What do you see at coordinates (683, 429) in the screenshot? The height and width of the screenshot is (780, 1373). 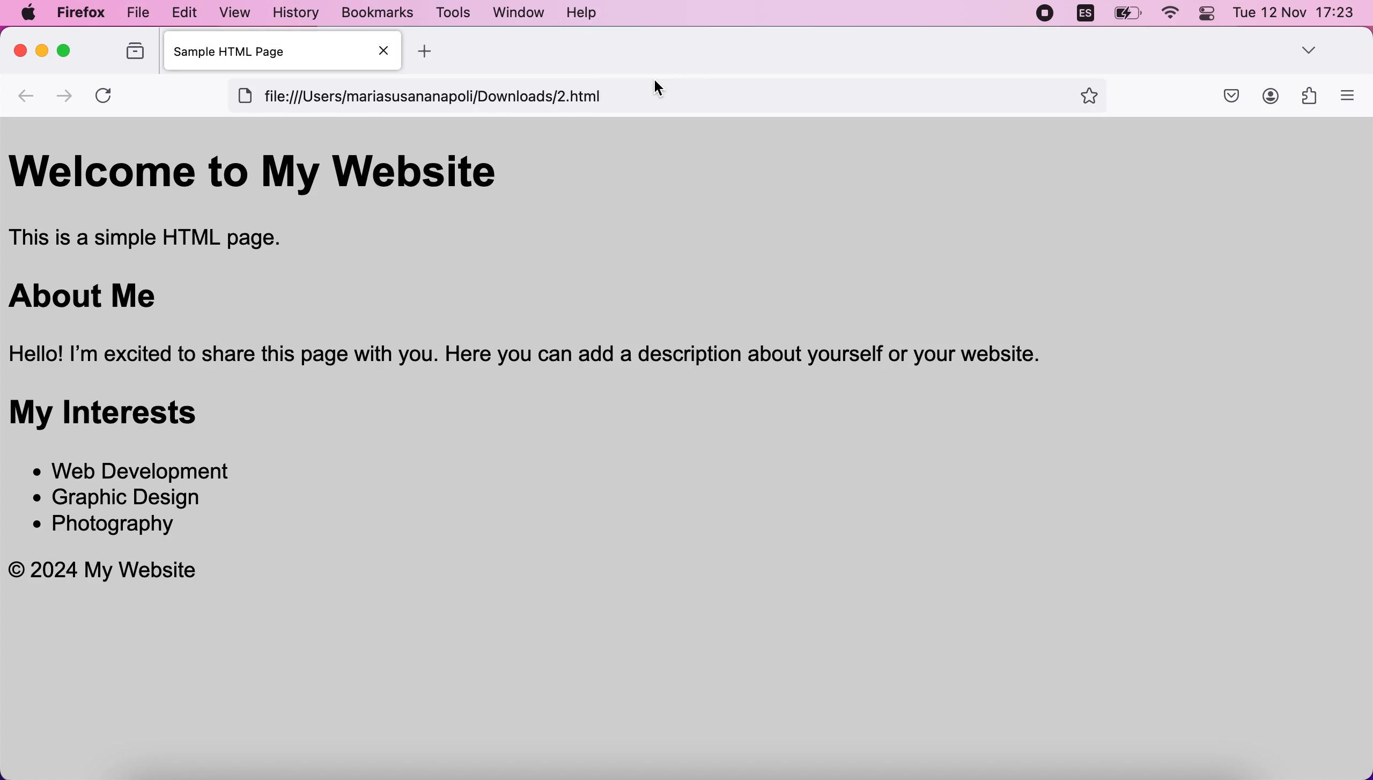 I see `Welcome to My Website
This is a simple HTML page.
About Me
Hello! I'm excited to share this page with you. Here you can add a description about yourself or your website.
My Interests
* Web Development
* Graphic Design
* Photography
© 2024 My Website` at bounding box center [683, 429].